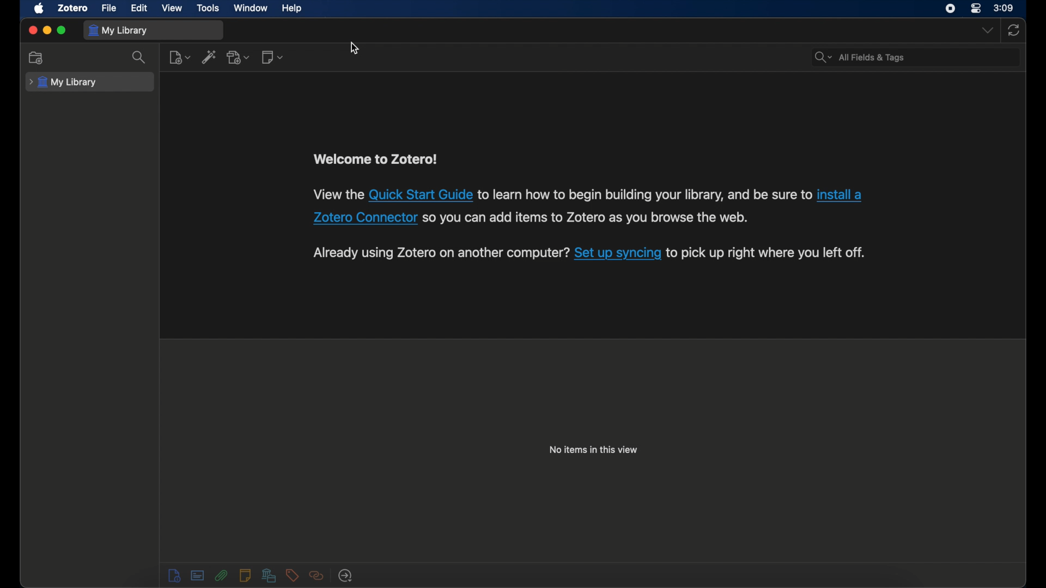 The width and height of the screenshot is (1046, 588). Describe the element at coordinates (291, 574) in the screenshot. I see `tags` at that location.